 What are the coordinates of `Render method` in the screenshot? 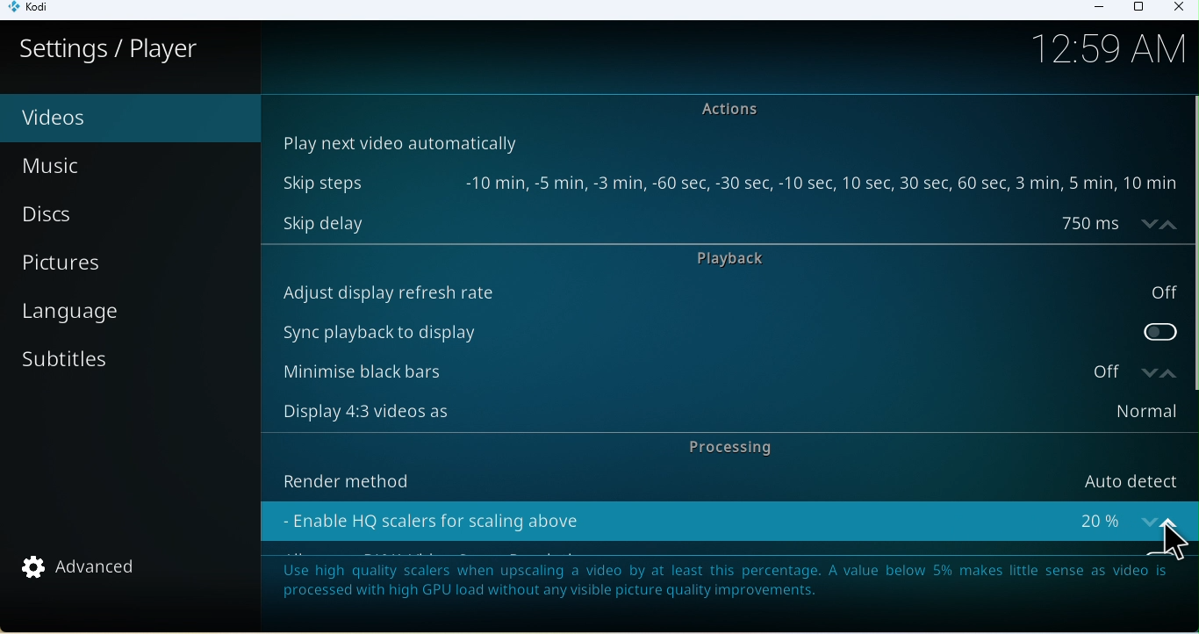 It's located at (722, 478).